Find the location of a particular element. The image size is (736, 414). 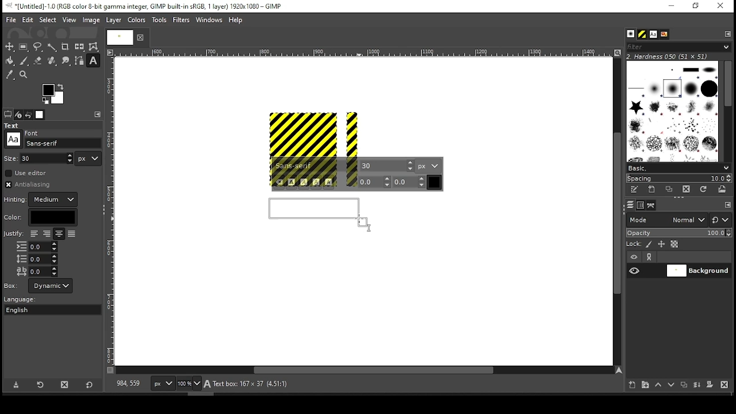

select brush preset is located at coordinates (680, 167).